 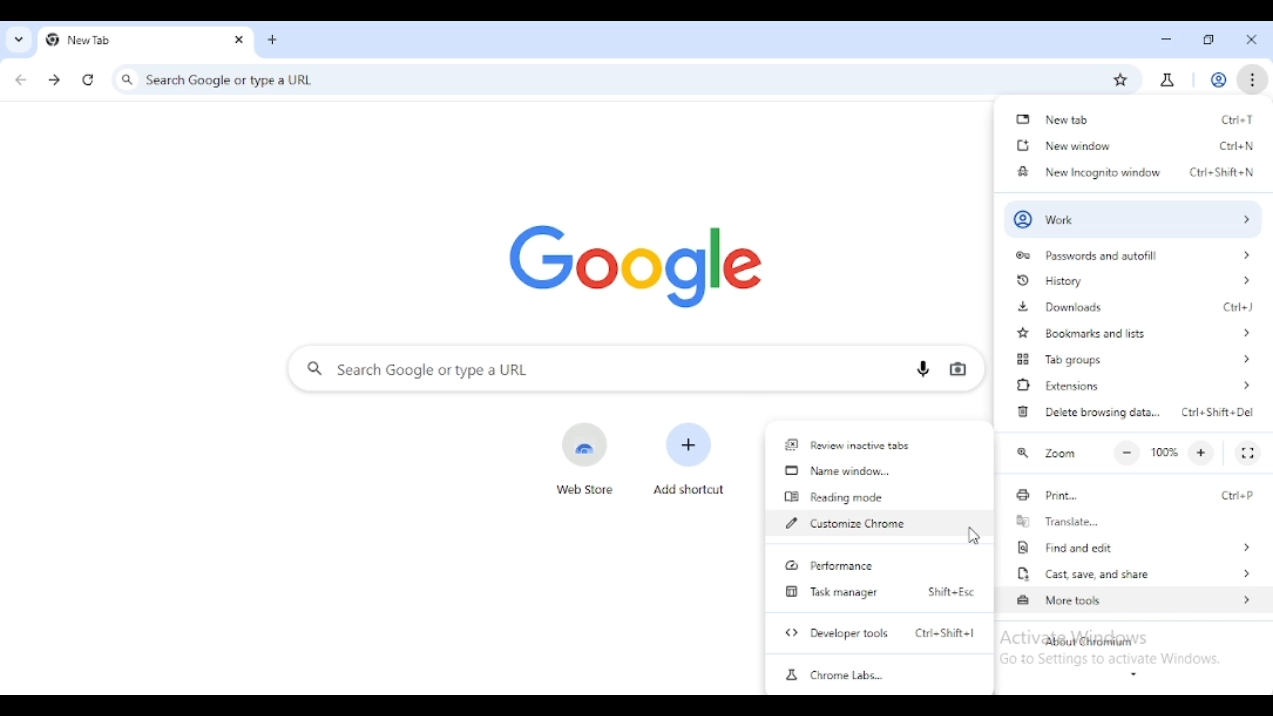 What do you see at coordinates (1134, 386) in the screenshot?
I see `extensions` at bounding box center [1134, 386].